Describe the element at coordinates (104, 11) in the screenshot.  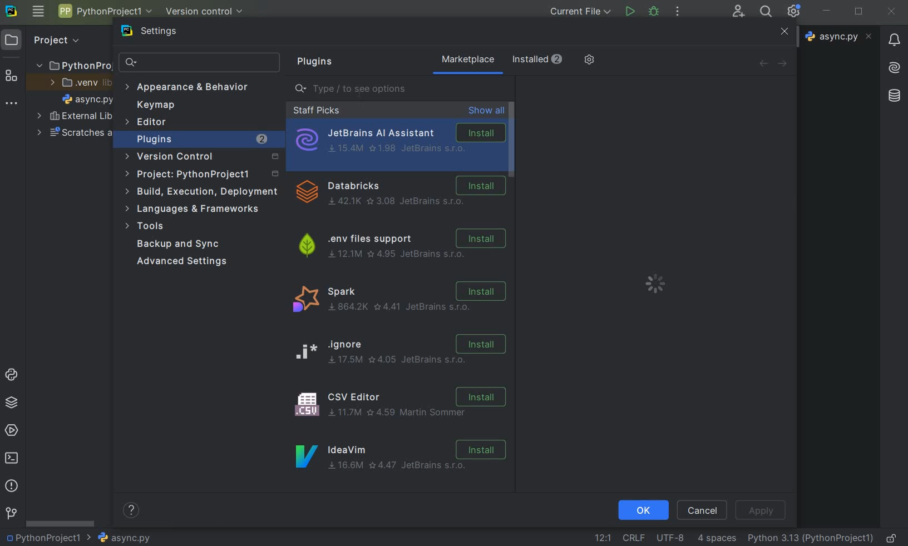
I see `project name` at that location.